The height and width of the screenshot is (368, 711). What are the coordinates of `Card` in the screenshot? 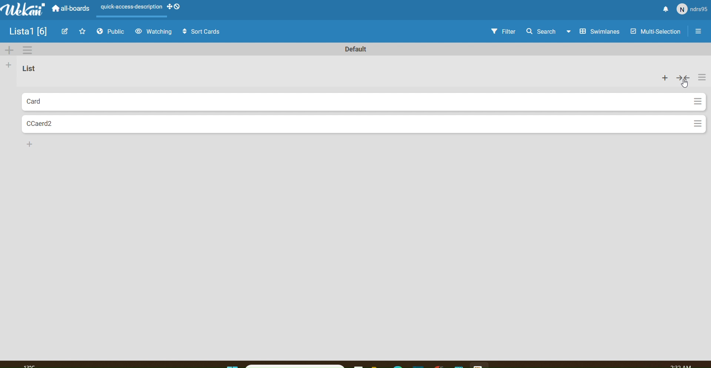 It's located at (353, 125).